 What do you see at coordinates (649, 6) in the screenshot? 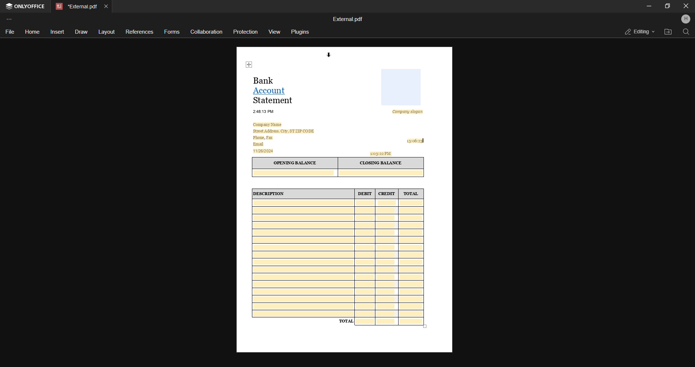
I see `minimize` at bounding box center [649, 6].